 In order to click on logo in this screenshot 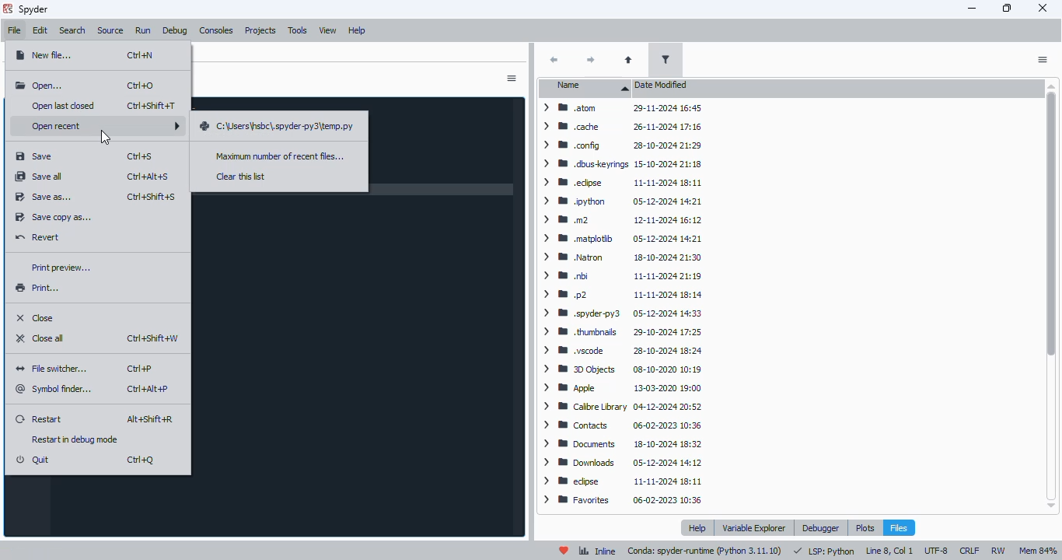, I will do `click(7, 9)`.